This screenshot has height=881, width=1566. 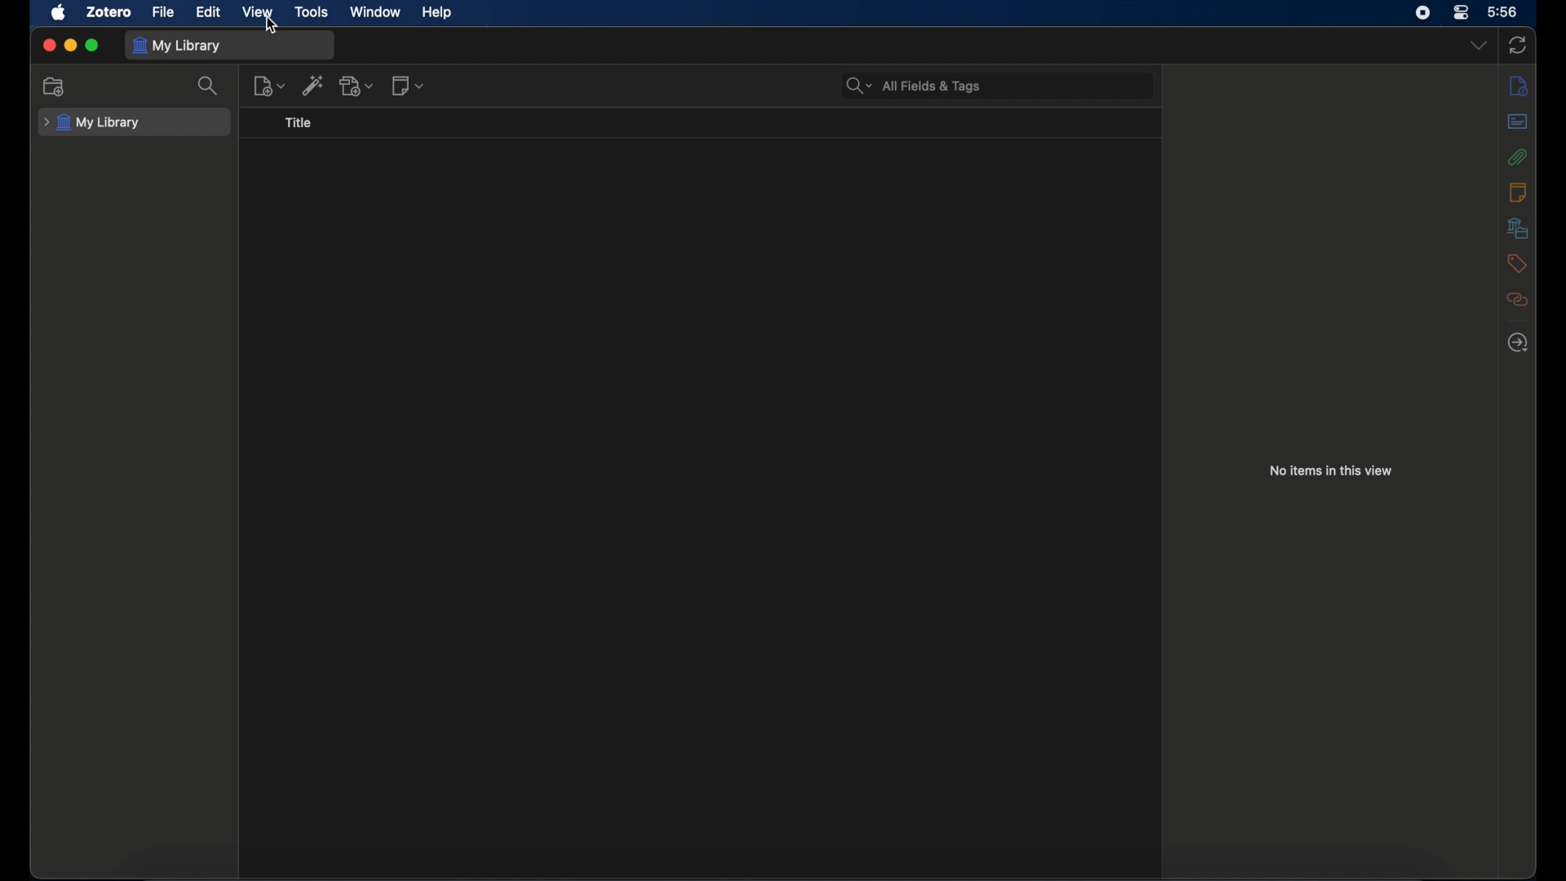 I want to click on notes, so click(x=1516, y=191).